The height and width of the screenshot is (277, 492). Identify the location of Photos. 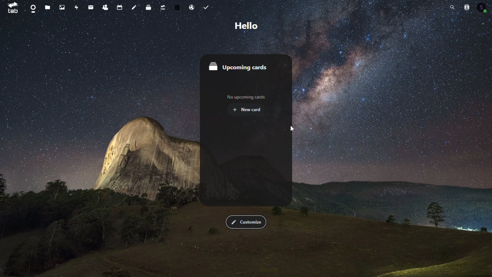
(63, 7).